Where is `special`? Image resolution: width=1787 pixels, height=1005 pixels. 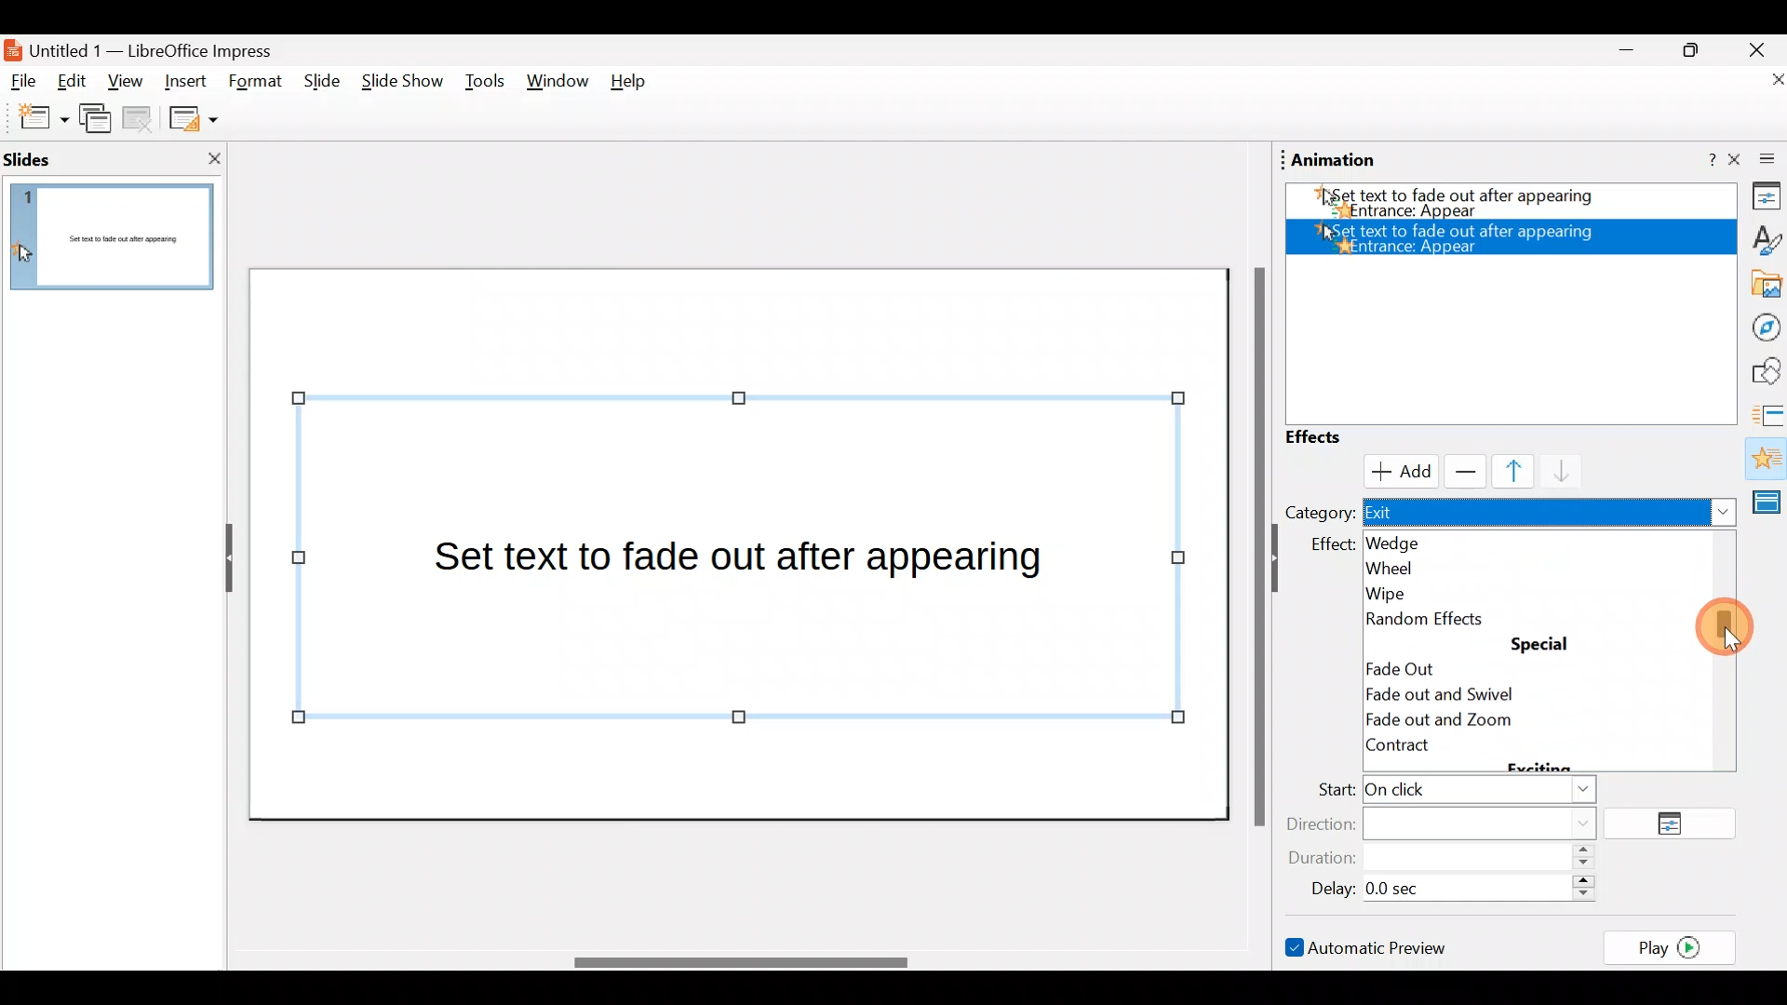
special is located at coordinates (1543, 646).